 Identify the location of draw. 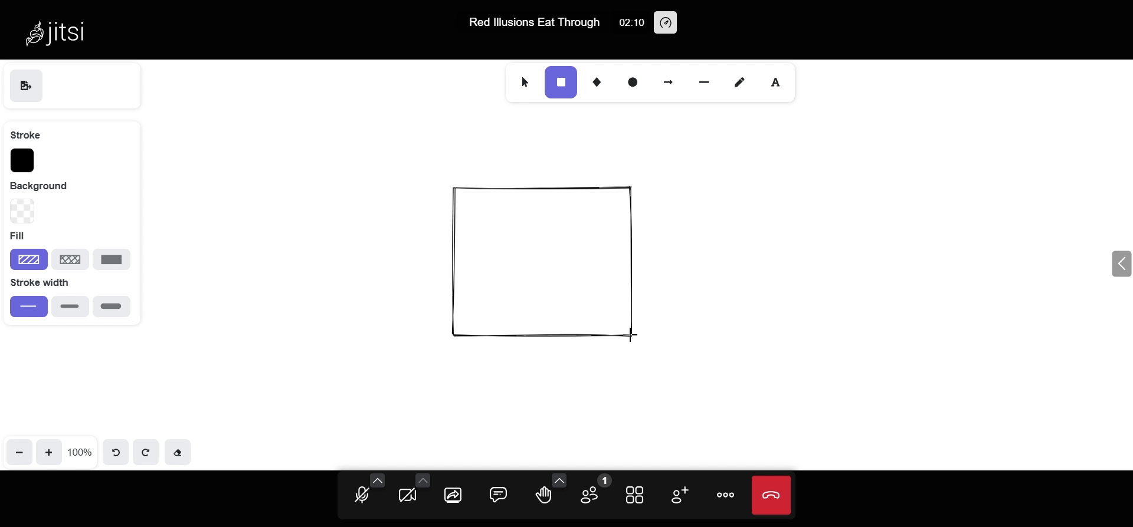
(737, 81).